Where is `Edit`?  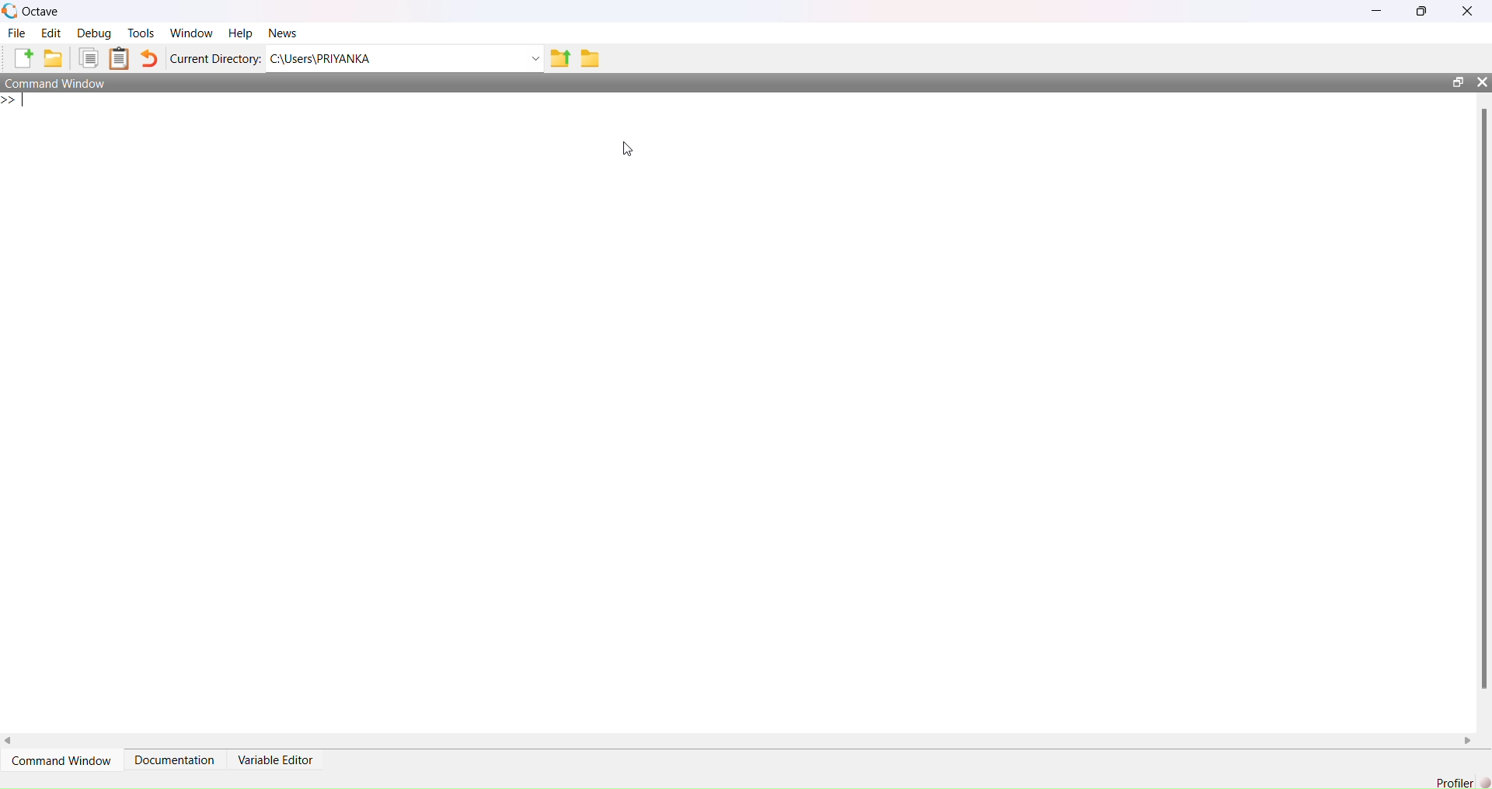 Edit is located at coordinates (51, 33).